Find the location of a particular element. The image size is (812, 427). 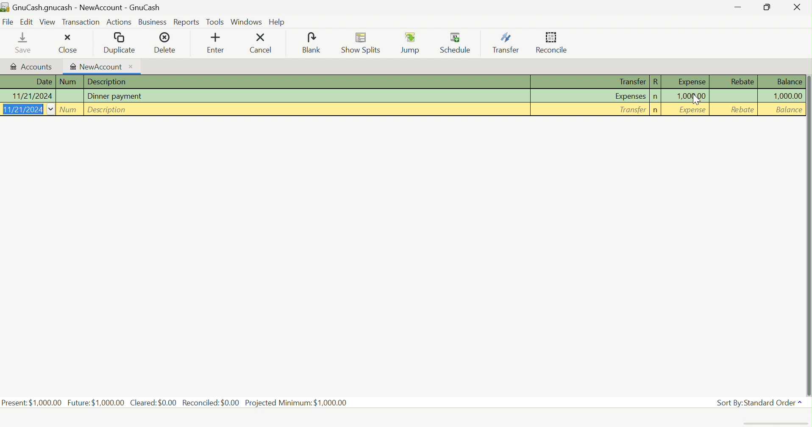

Minimize is located at coordinates (739, 8).